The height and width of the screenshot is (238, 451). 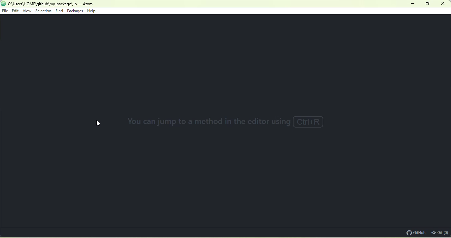 I want to click on help, so click(x=93, y=12).